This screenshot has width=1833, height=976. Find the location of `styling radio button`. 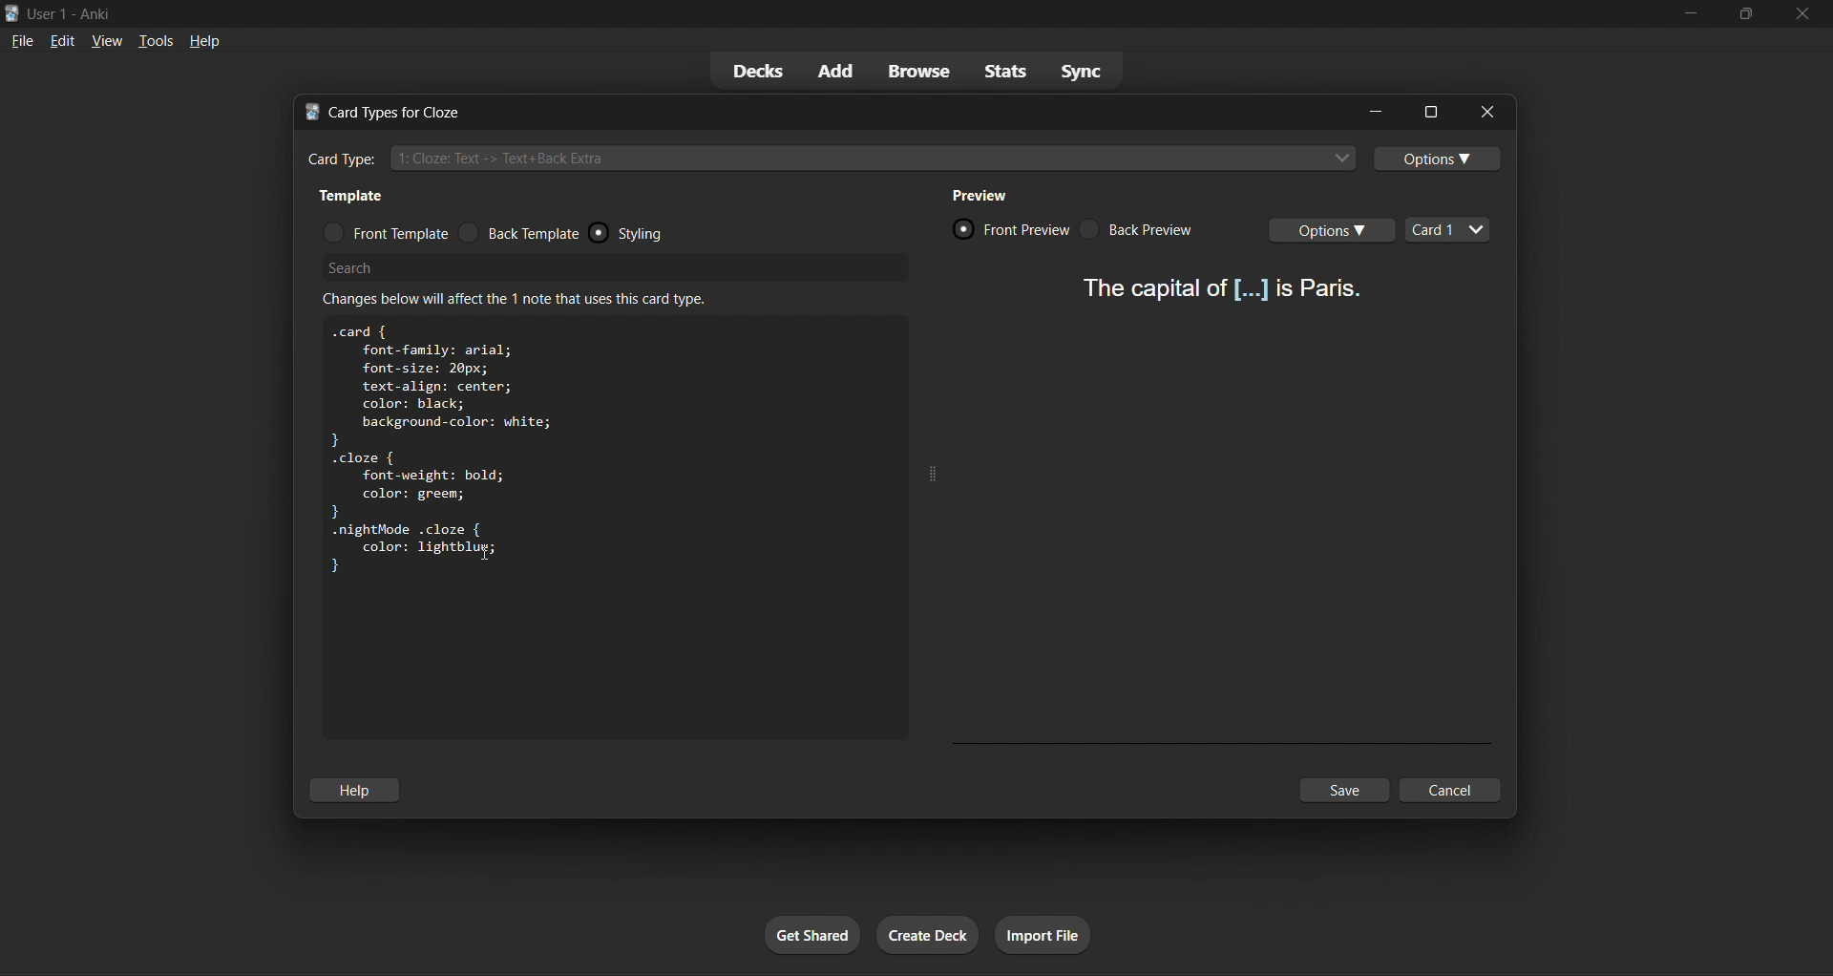

styling radio button is located at coordinates (669, 233).